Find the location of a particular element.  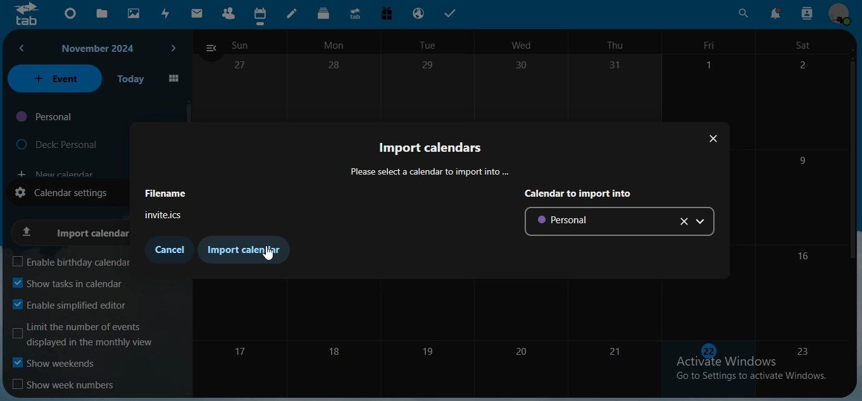

import calendar is located at coordinates (244, 249).